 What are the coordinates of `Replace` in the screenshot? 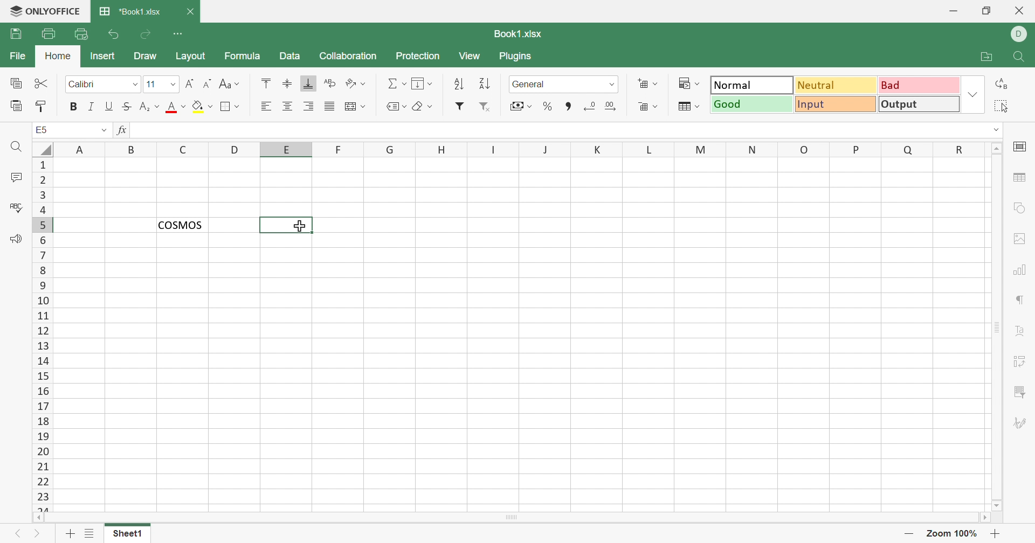 It's located at (1002, 82).